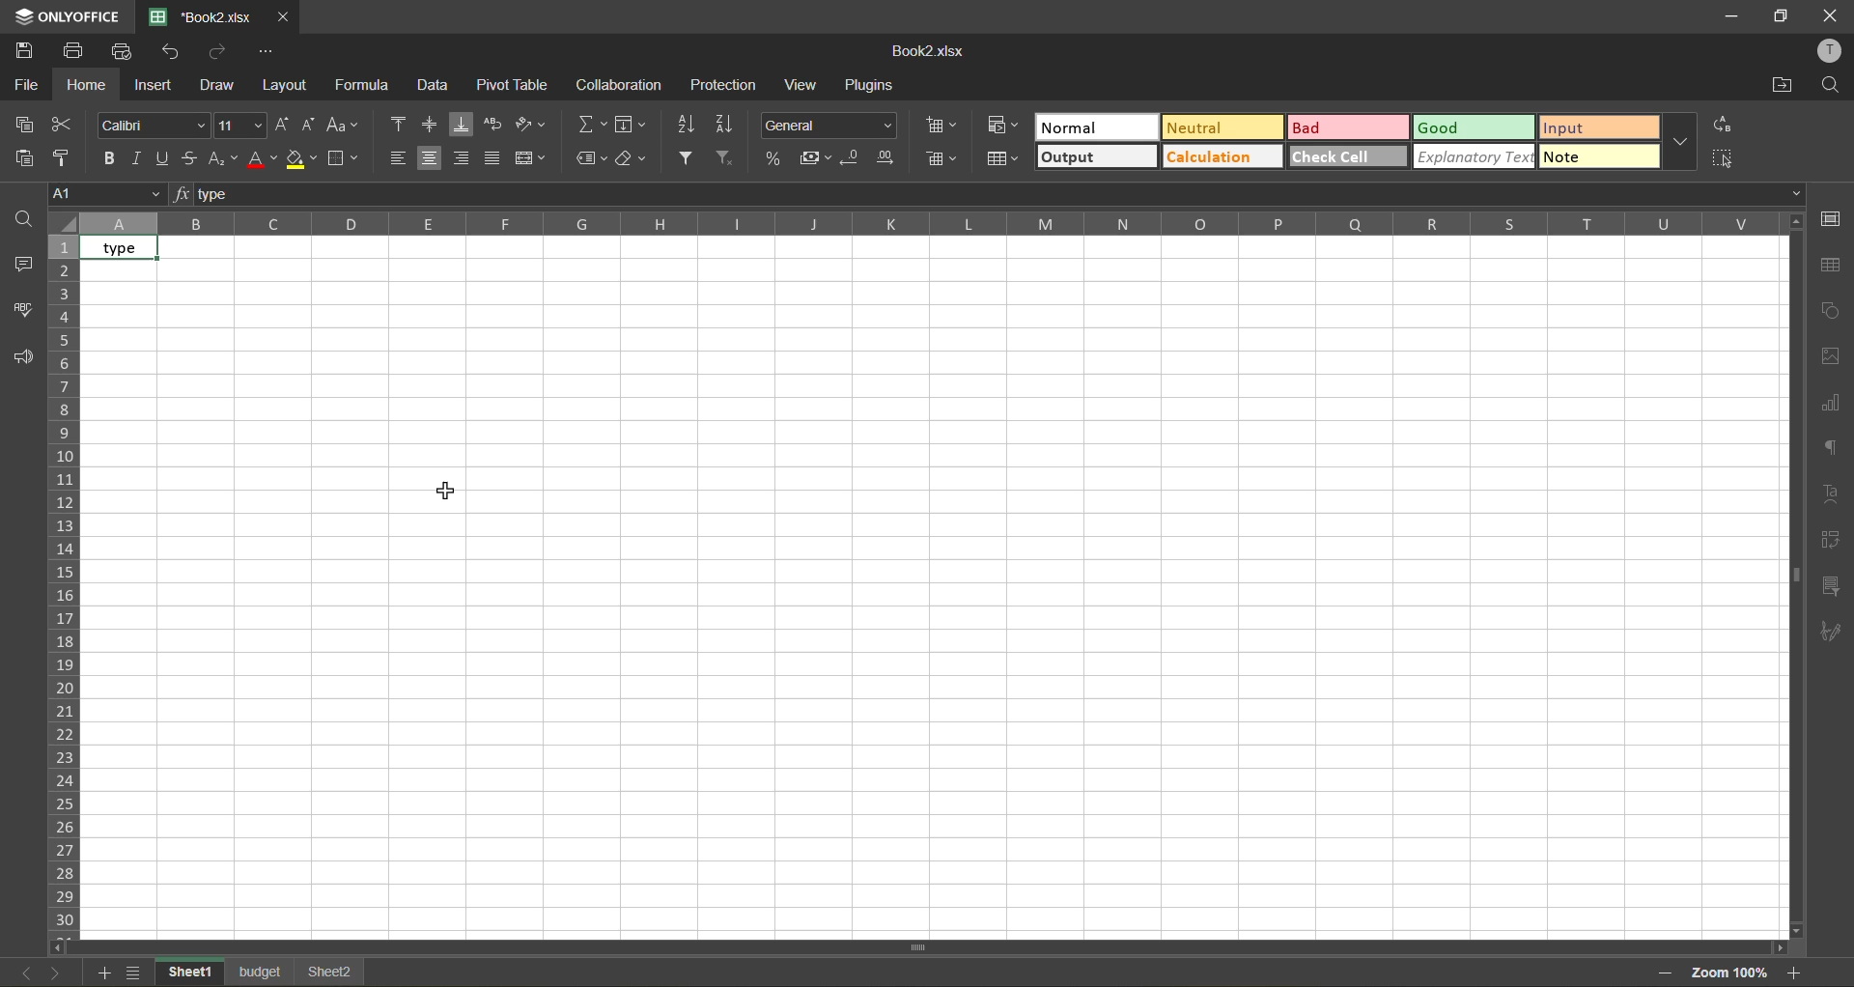 The image size is (1854, 987). I want to click on note, so click(1599, 157).